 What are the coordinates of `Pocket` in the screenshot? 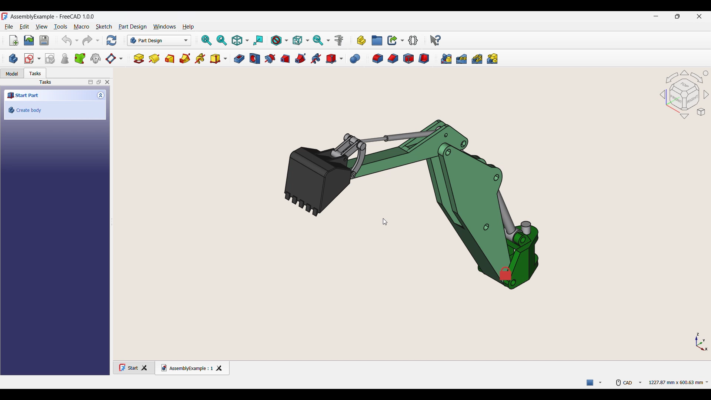 It's located at (240, 59).